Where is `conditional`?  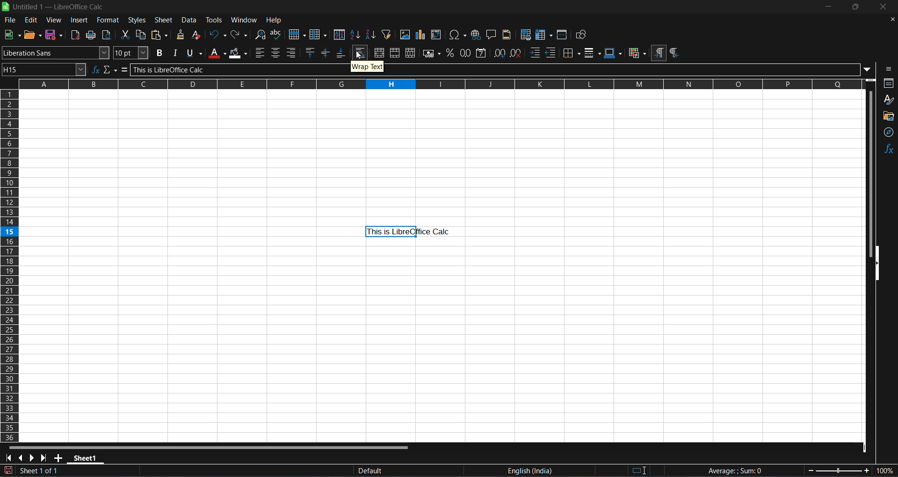
conditional is located at coordinates (638, 52).